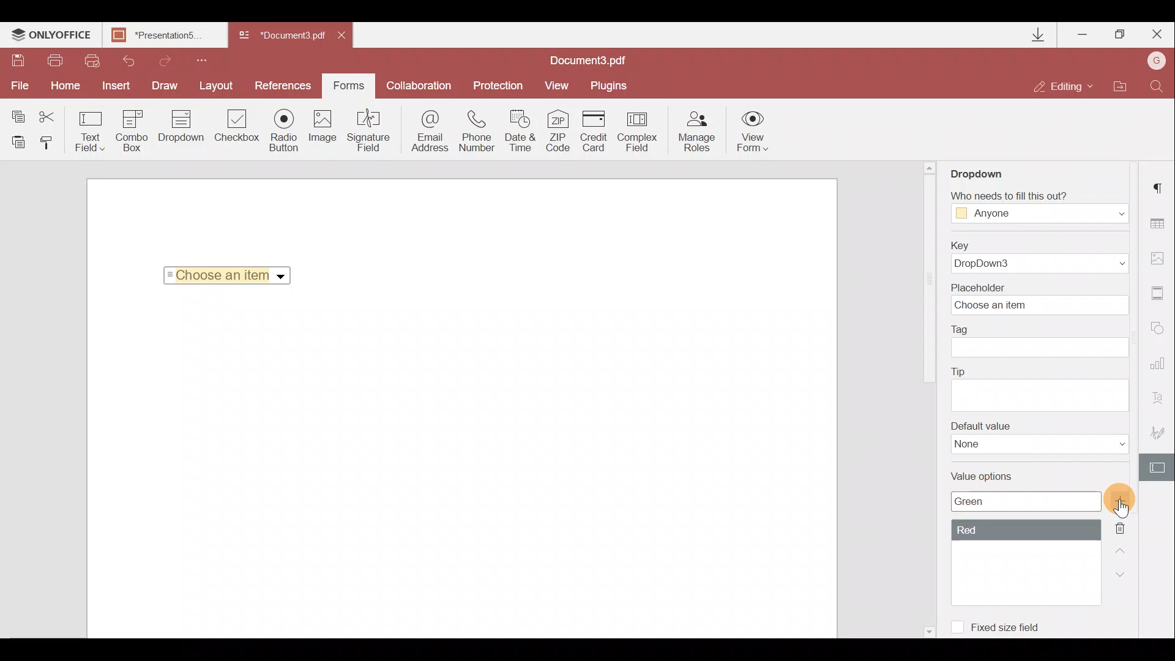  I want to click on Document name, so click(594, 60).